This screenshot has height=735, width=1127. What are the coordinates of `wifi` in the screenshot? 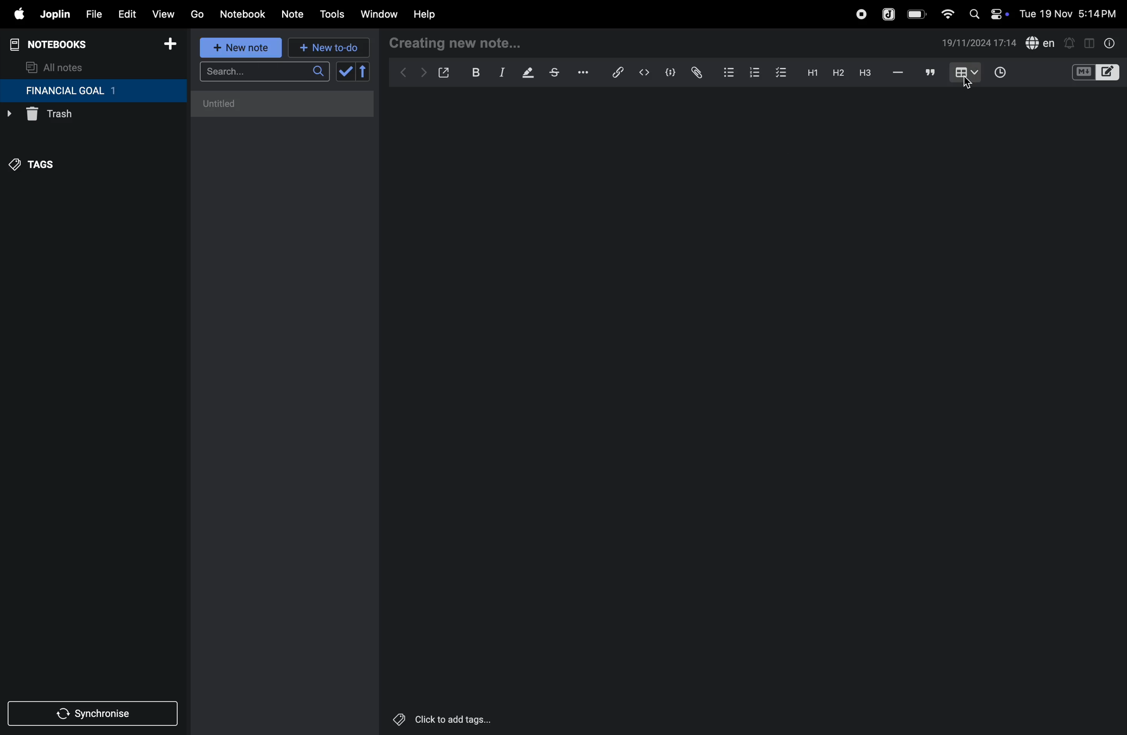 It's located at (945, 14).